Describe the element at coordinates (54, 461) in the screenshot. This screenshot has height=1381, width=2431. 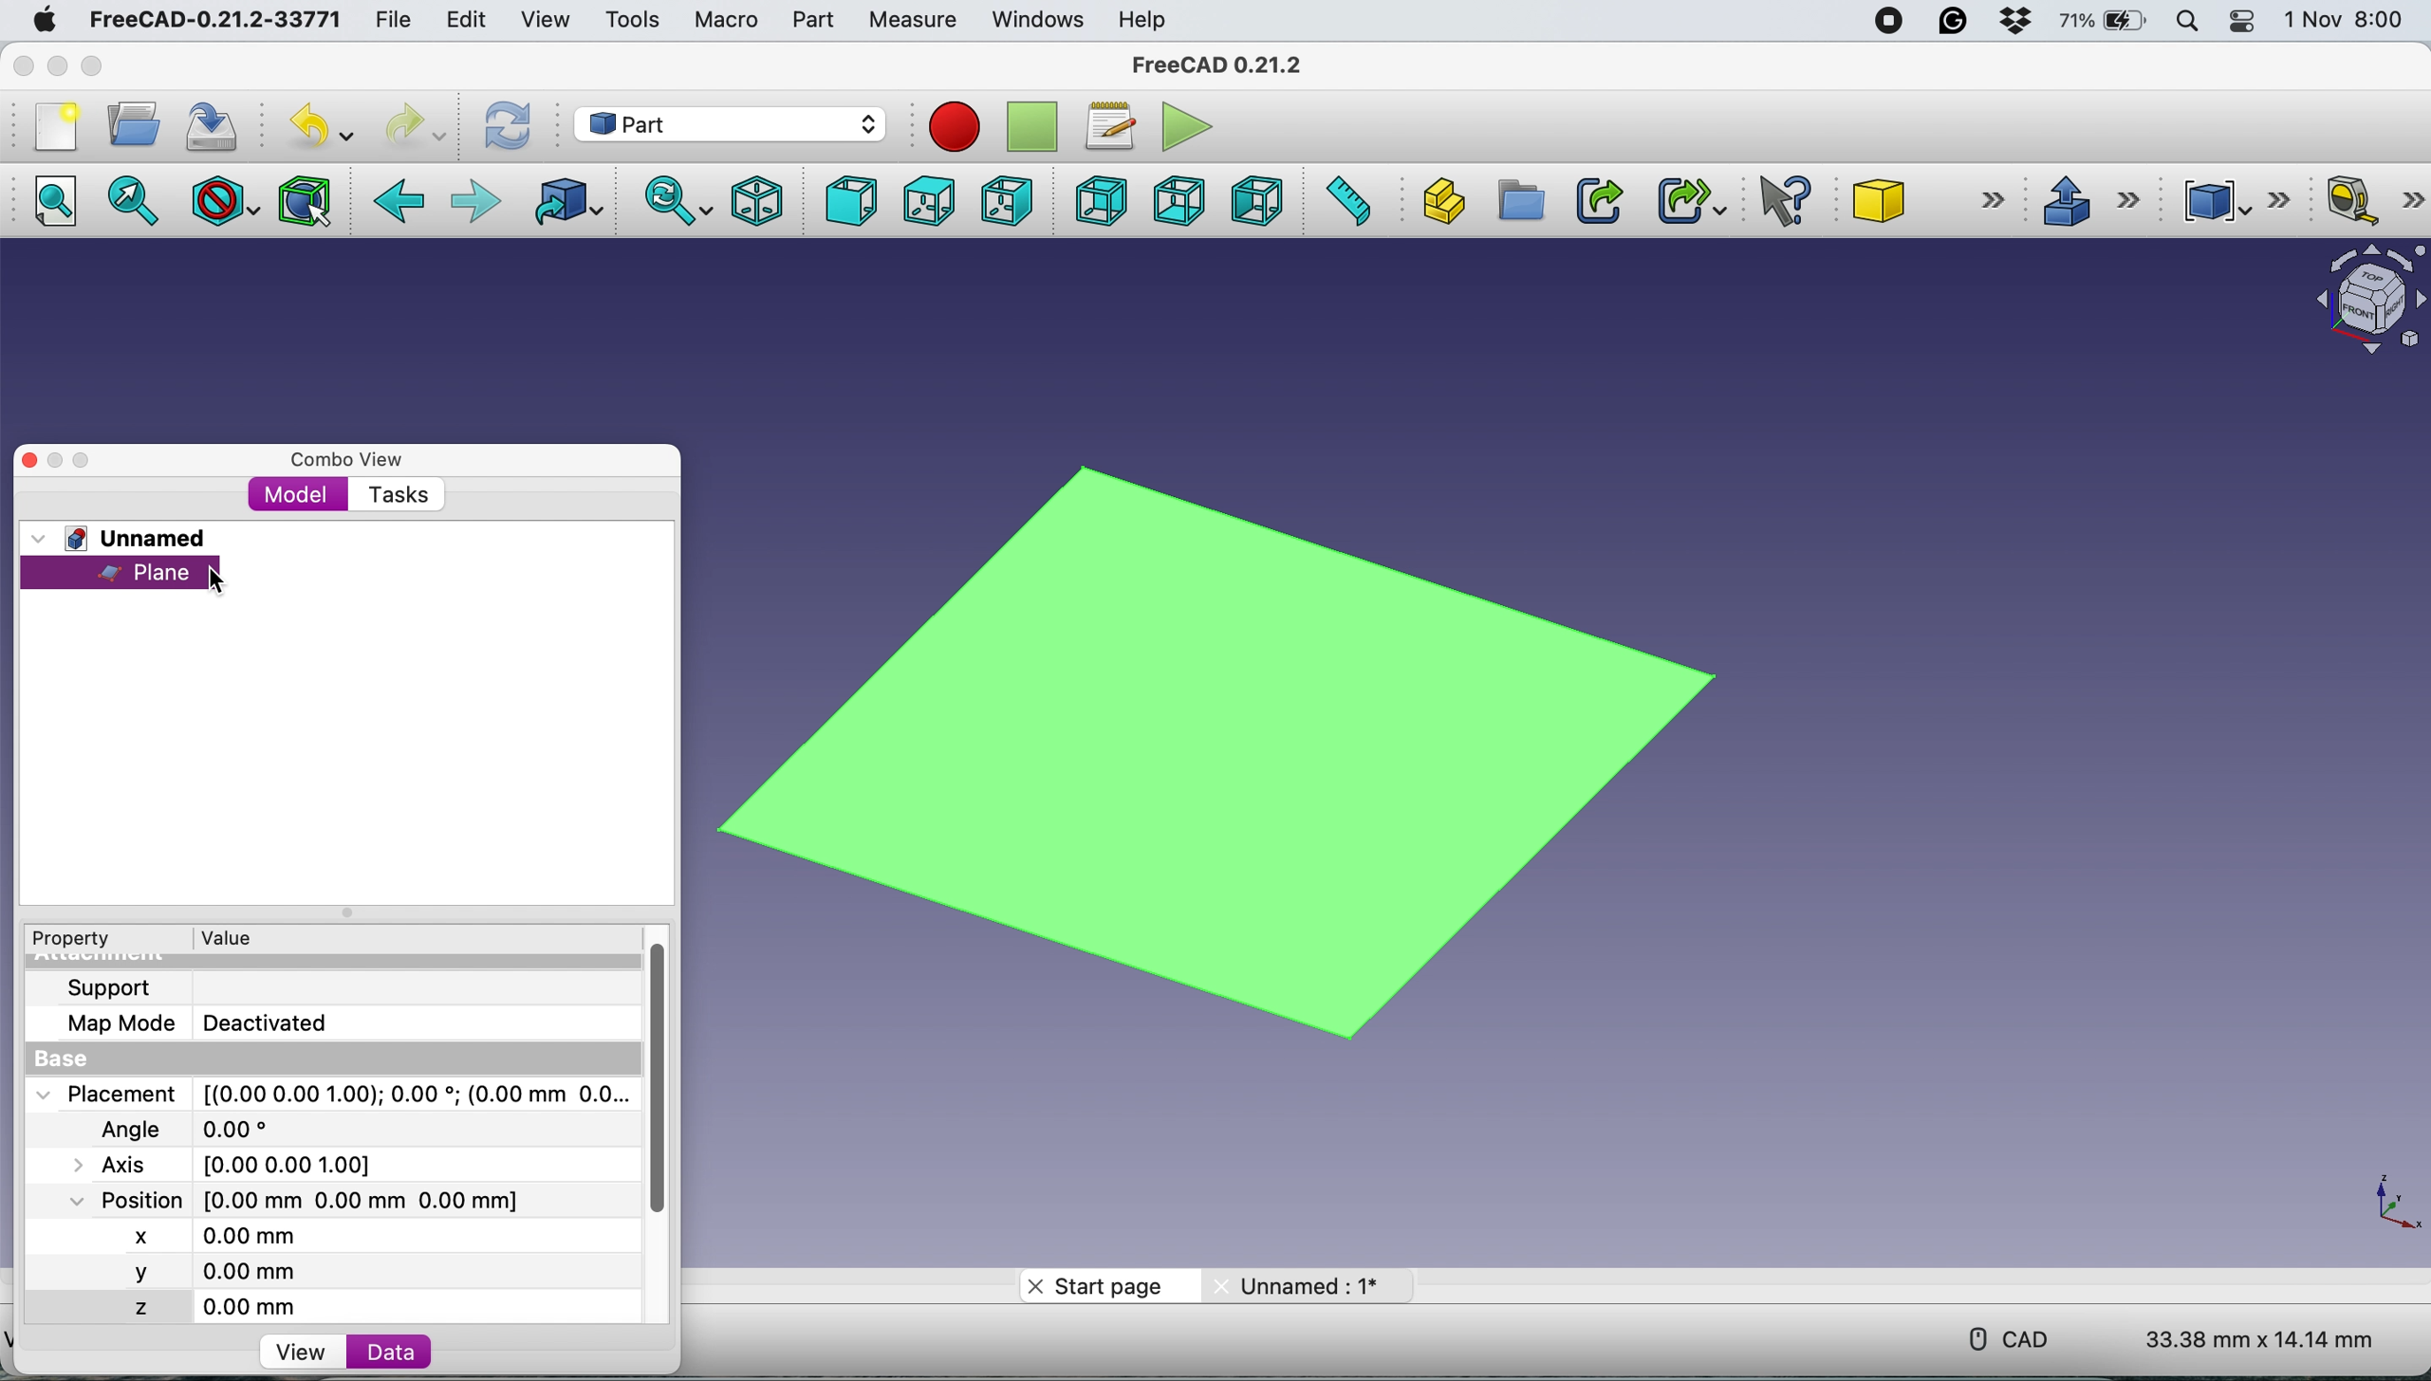
I see `minimise` at that location.